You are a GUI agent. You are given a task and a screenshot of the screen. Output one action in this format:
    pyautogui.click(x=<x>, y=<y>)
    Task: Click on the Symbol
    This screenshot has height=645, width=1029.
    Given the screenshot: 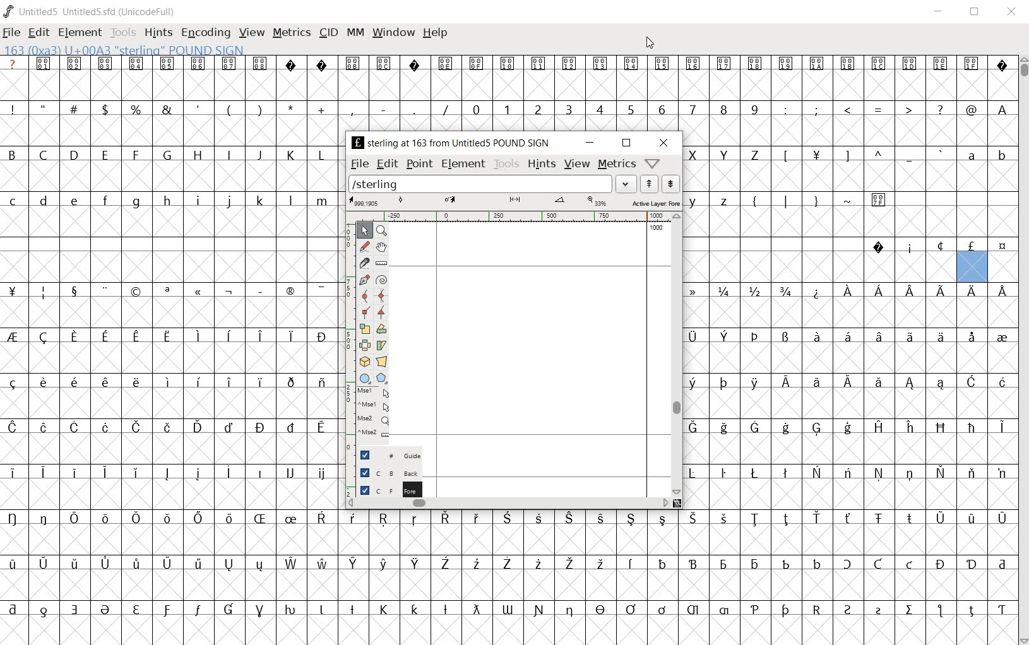 What is the action you would take?
    pyautogui.click(x=321, y=610)
    